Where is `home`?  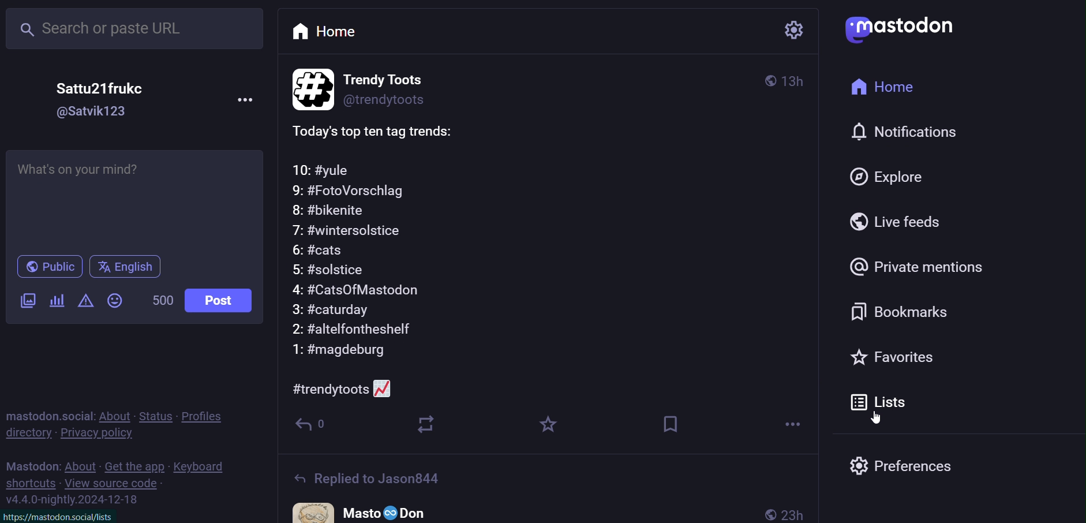 home is located at coordinates (319, 32).